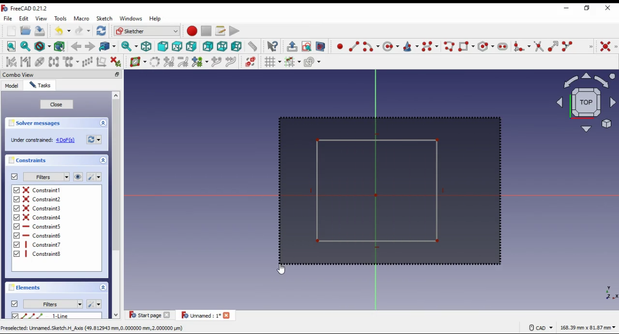  Describe the element at coordinates (26, 8) in the screenshot. I see `icon and window name` at that location.